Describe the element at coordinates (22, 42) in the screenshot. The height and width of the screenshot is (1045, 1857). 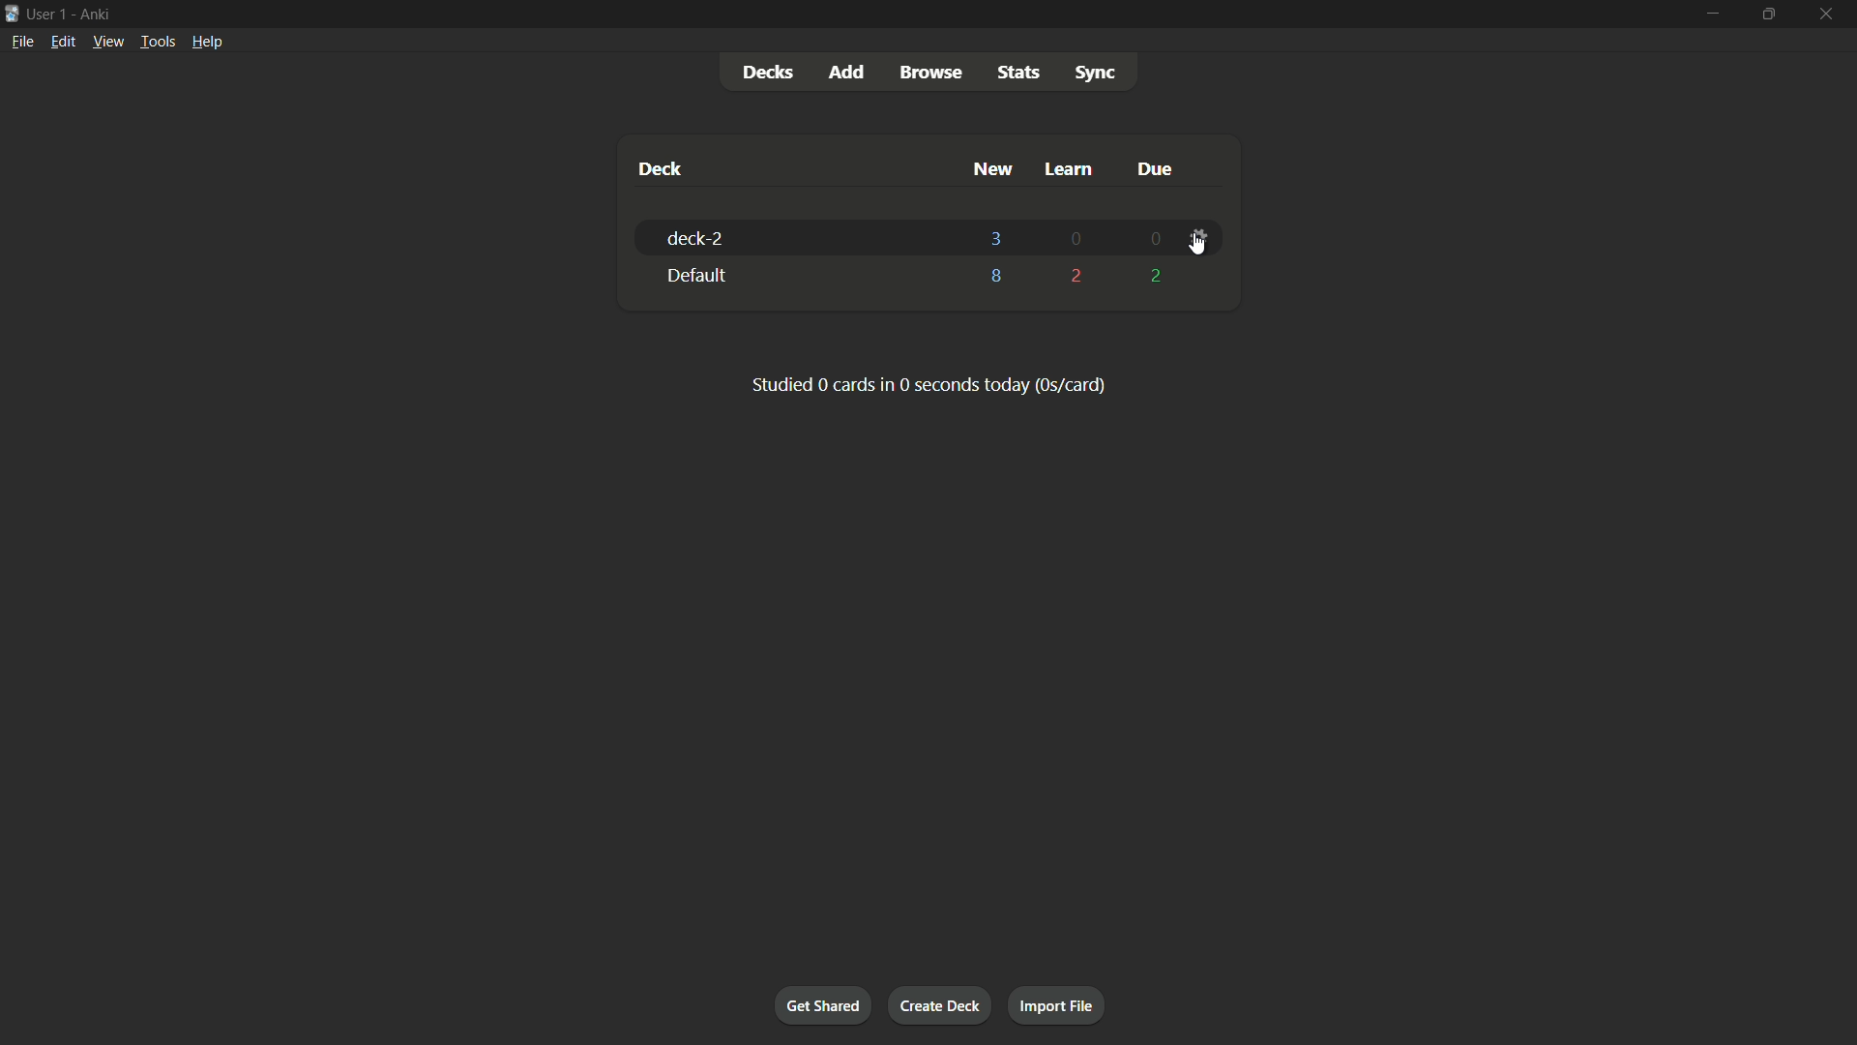
I see `file menu` at that location.